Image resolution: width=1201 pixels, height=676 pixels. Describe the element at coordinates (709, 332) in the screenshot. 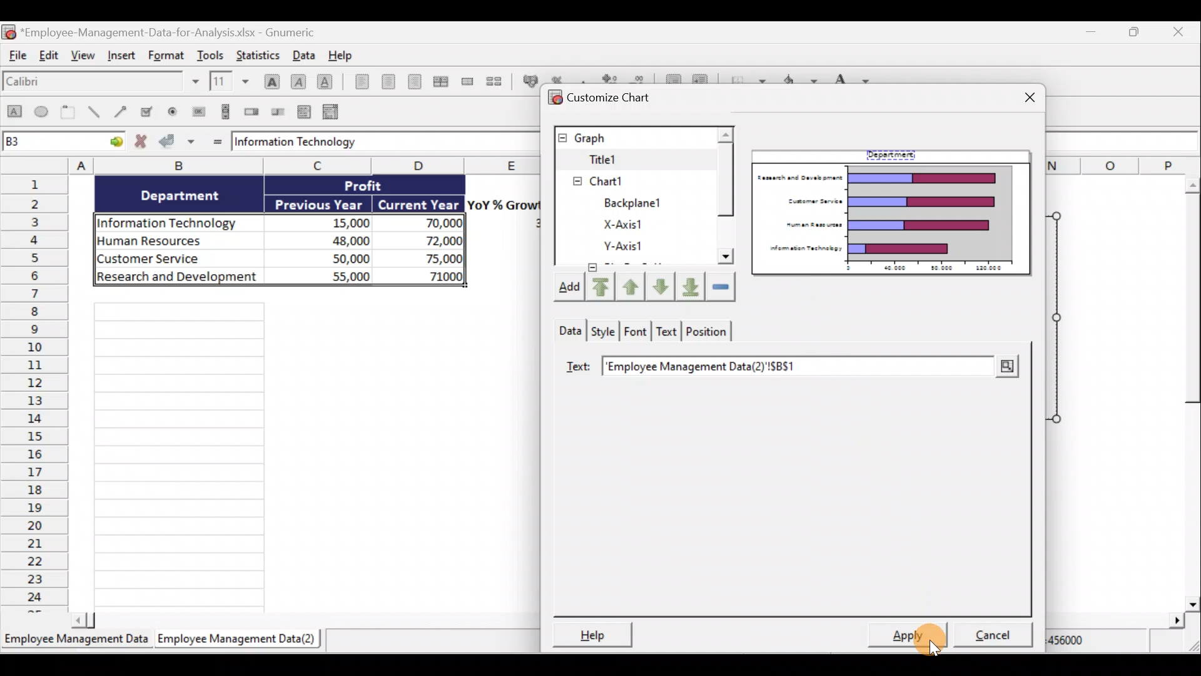

I see `Position` at that location.